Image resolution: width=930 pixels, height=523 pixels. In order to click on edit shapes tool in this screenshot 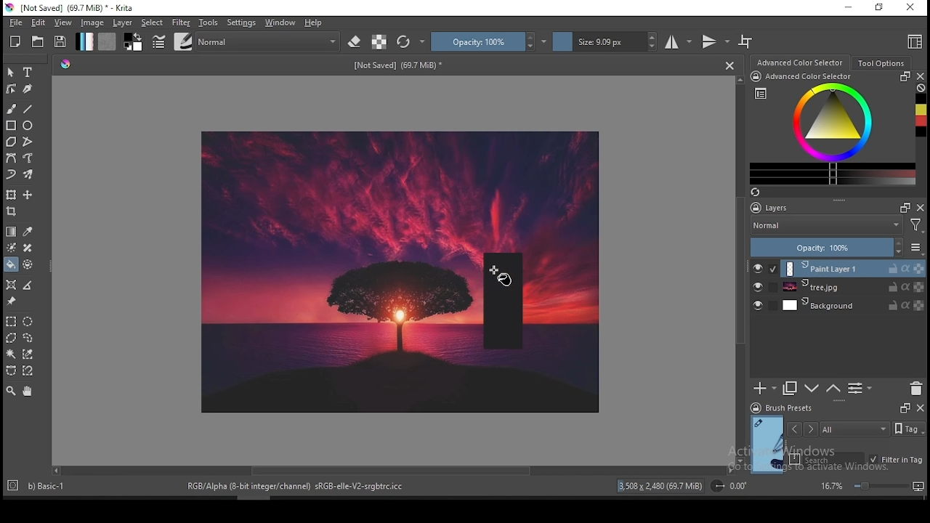, I will do `click(12, 88)`.